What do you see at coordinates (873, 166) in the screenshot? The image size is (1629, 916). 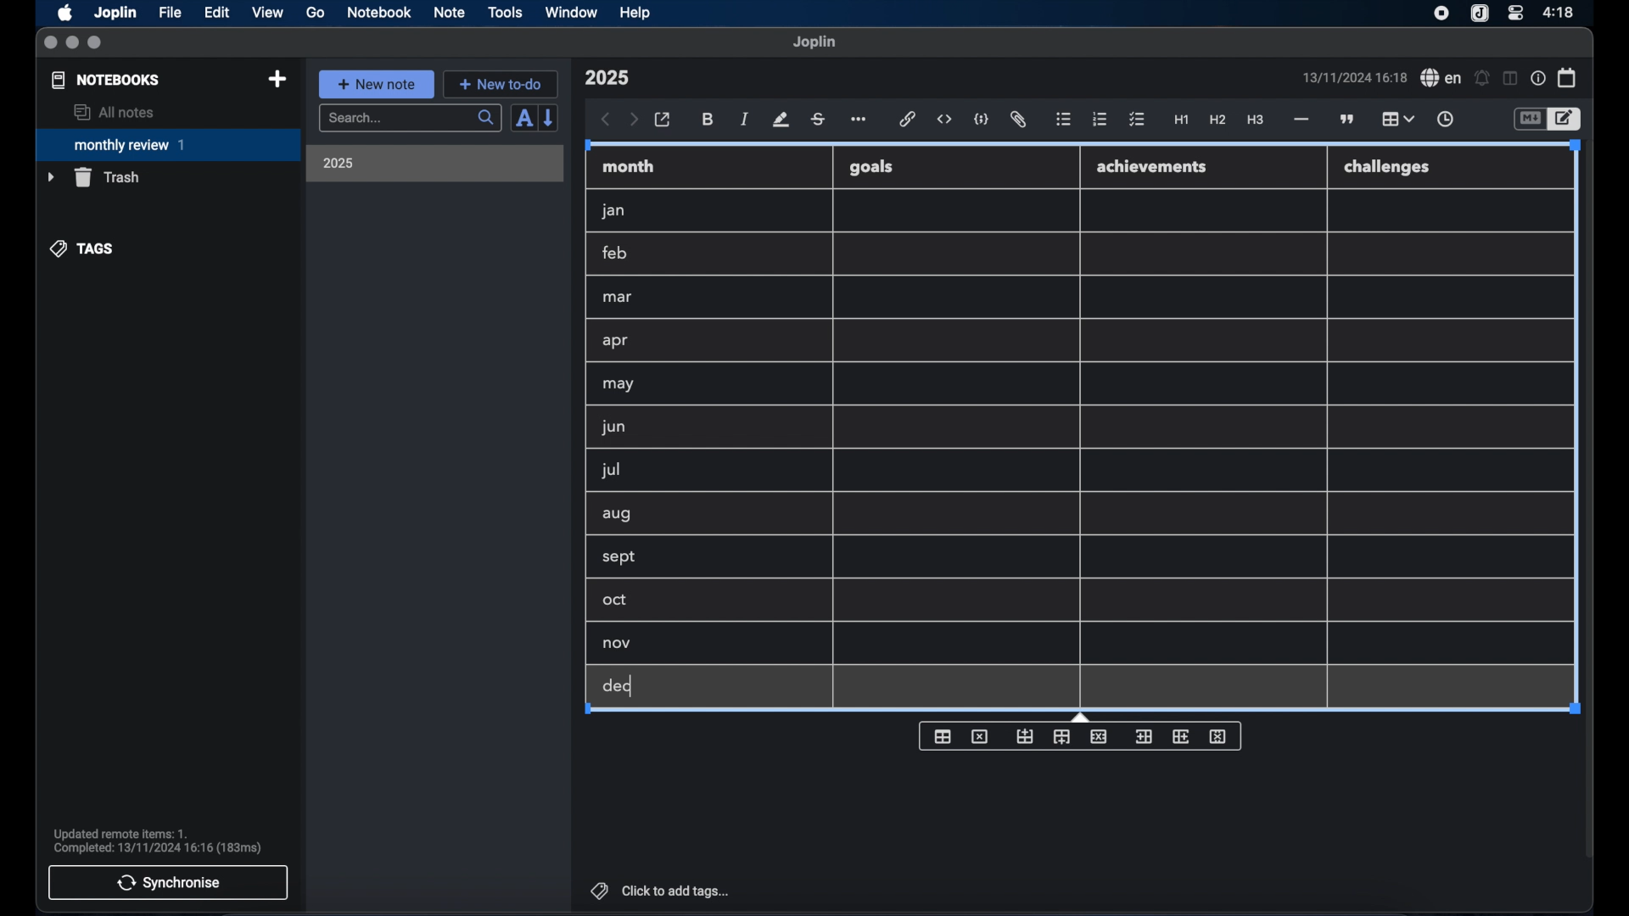 I see `goals` at bounding box center [873, 166].